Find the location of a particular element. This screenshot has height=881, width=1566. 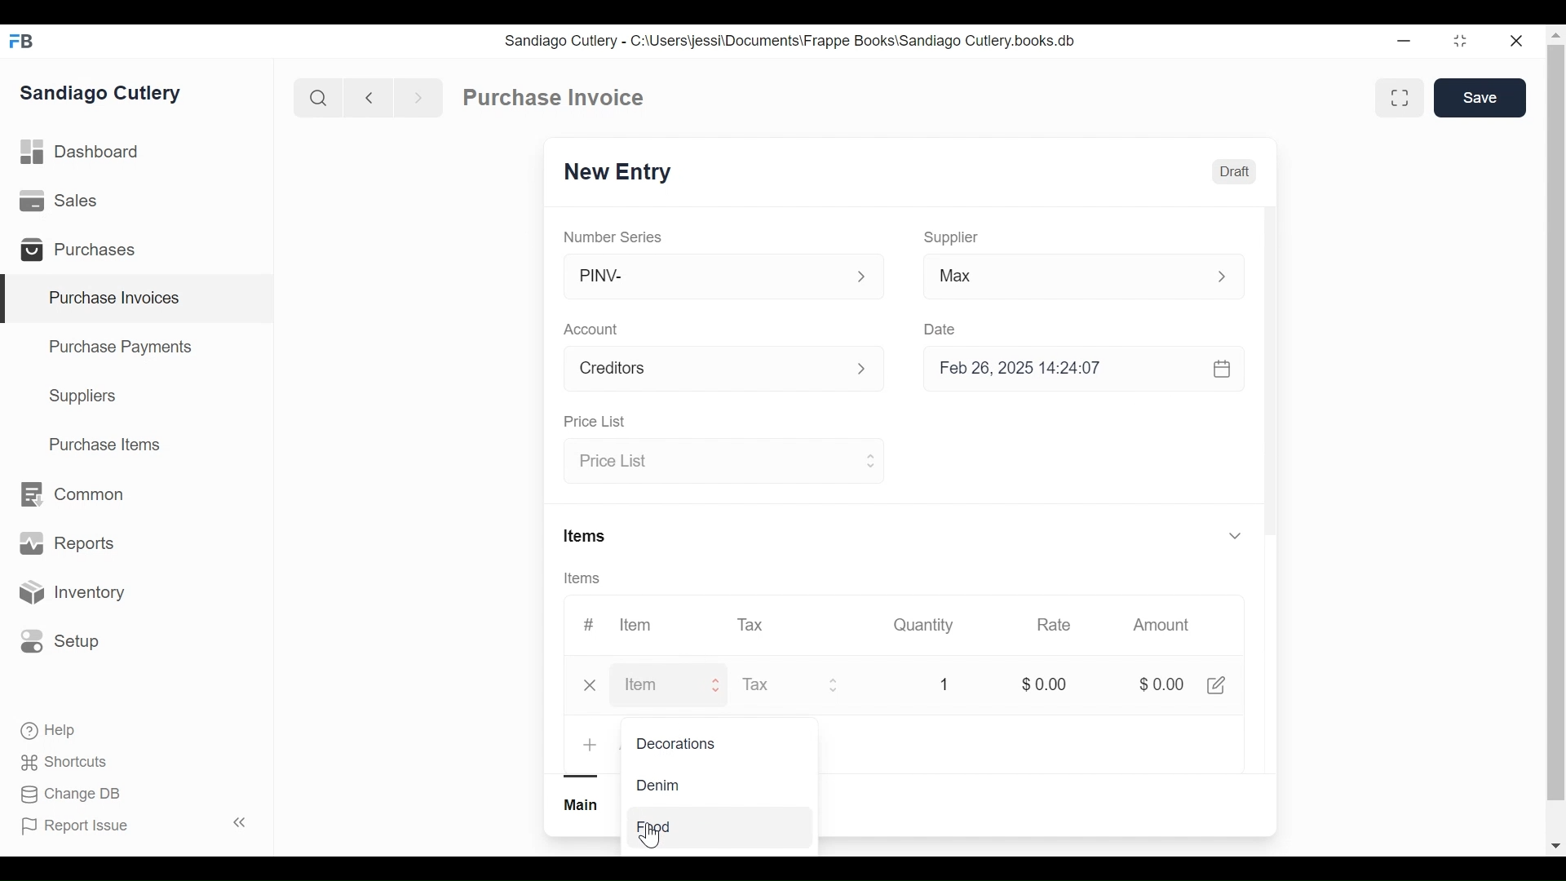

Sandiago Cutlery is located at coordinates (103, 95).